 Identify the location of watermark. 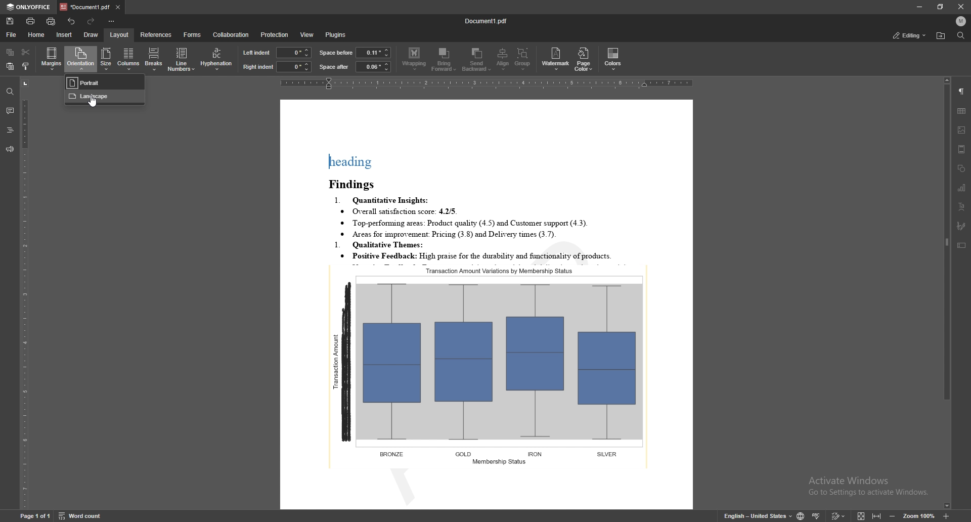
(556, 60).